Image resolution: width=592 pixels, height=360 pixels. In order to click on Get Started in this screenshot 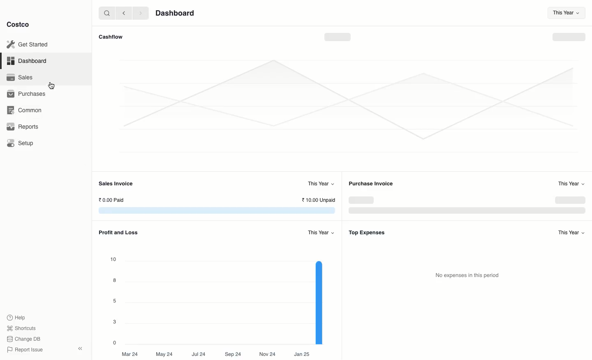, I will do `click(30, 44)`.